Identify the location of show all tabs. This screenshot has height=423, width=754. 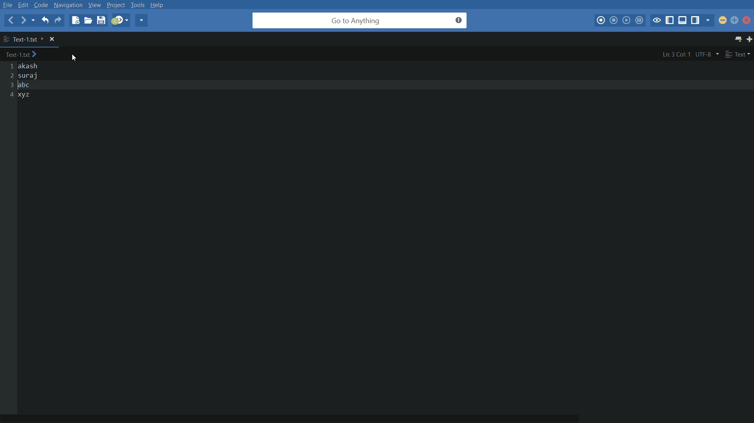
(739, 40).